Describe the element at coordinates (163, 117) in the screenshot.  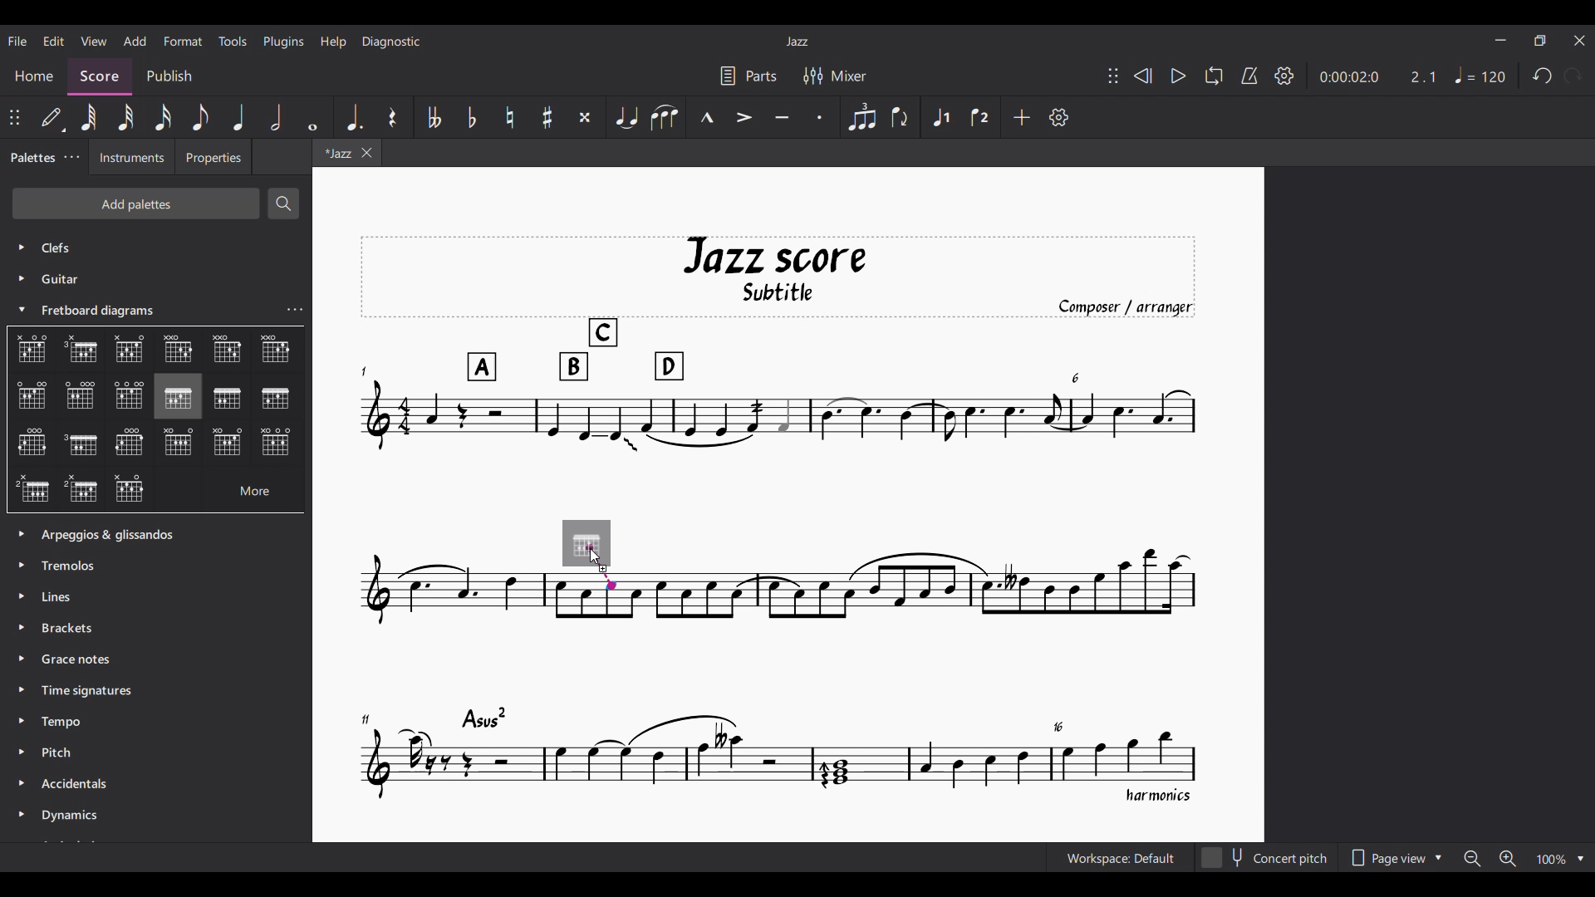
I see `16th note` at that location.